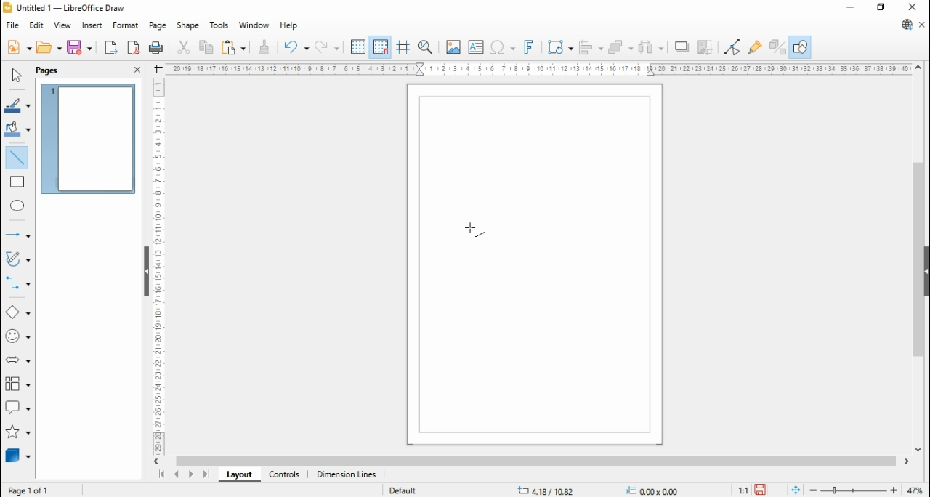 The width and height of the screenshot is (930, 497). I want to click on curves and polygons, so click(19, 258).